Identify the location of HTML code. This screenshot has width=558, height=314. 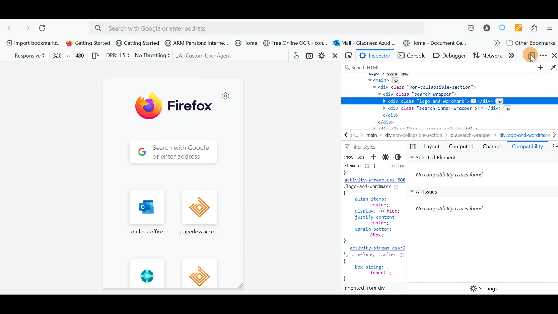
(450, 101).